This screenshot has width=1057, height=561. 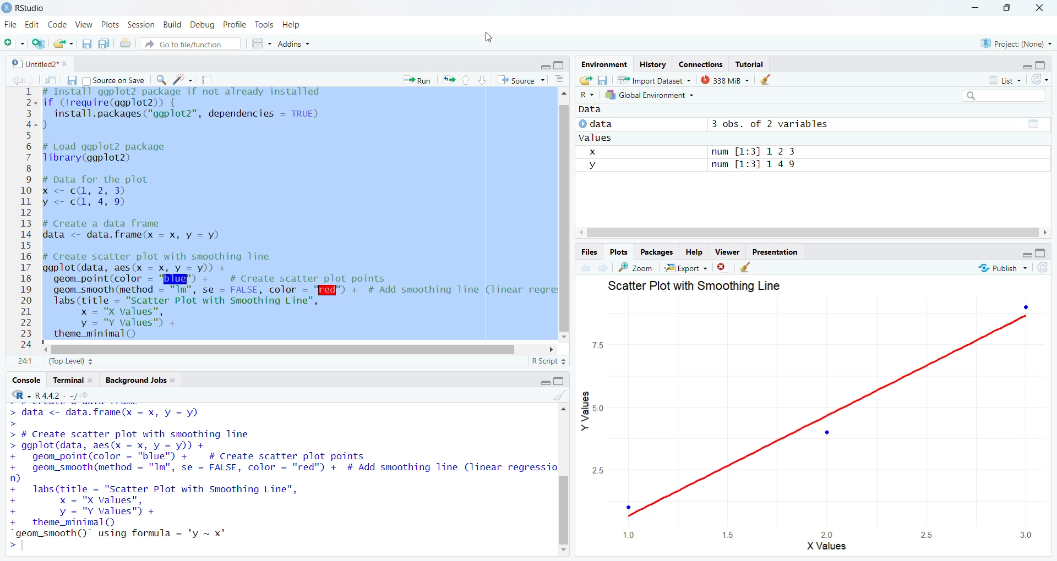 What do you see at coordinates (601, 123) in the screenshot?
I see `© data` at bounding box center [601, 123].